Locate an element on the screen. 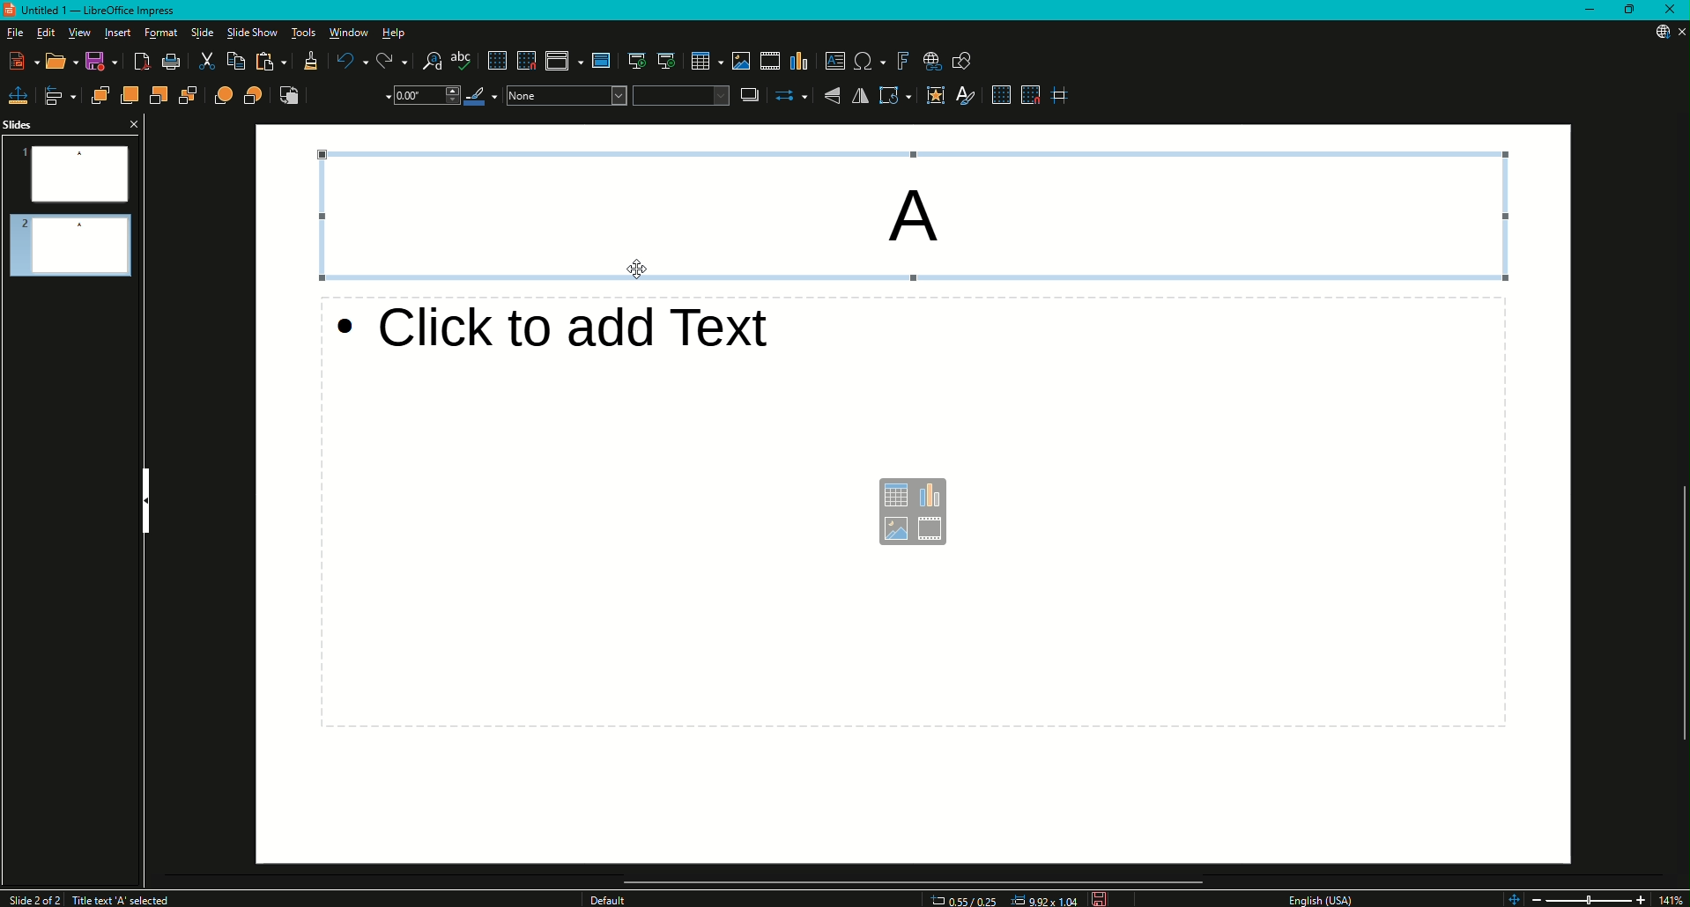 This screenshot has height=907, width=1690. 14% is located at coordinates (1673, 898).